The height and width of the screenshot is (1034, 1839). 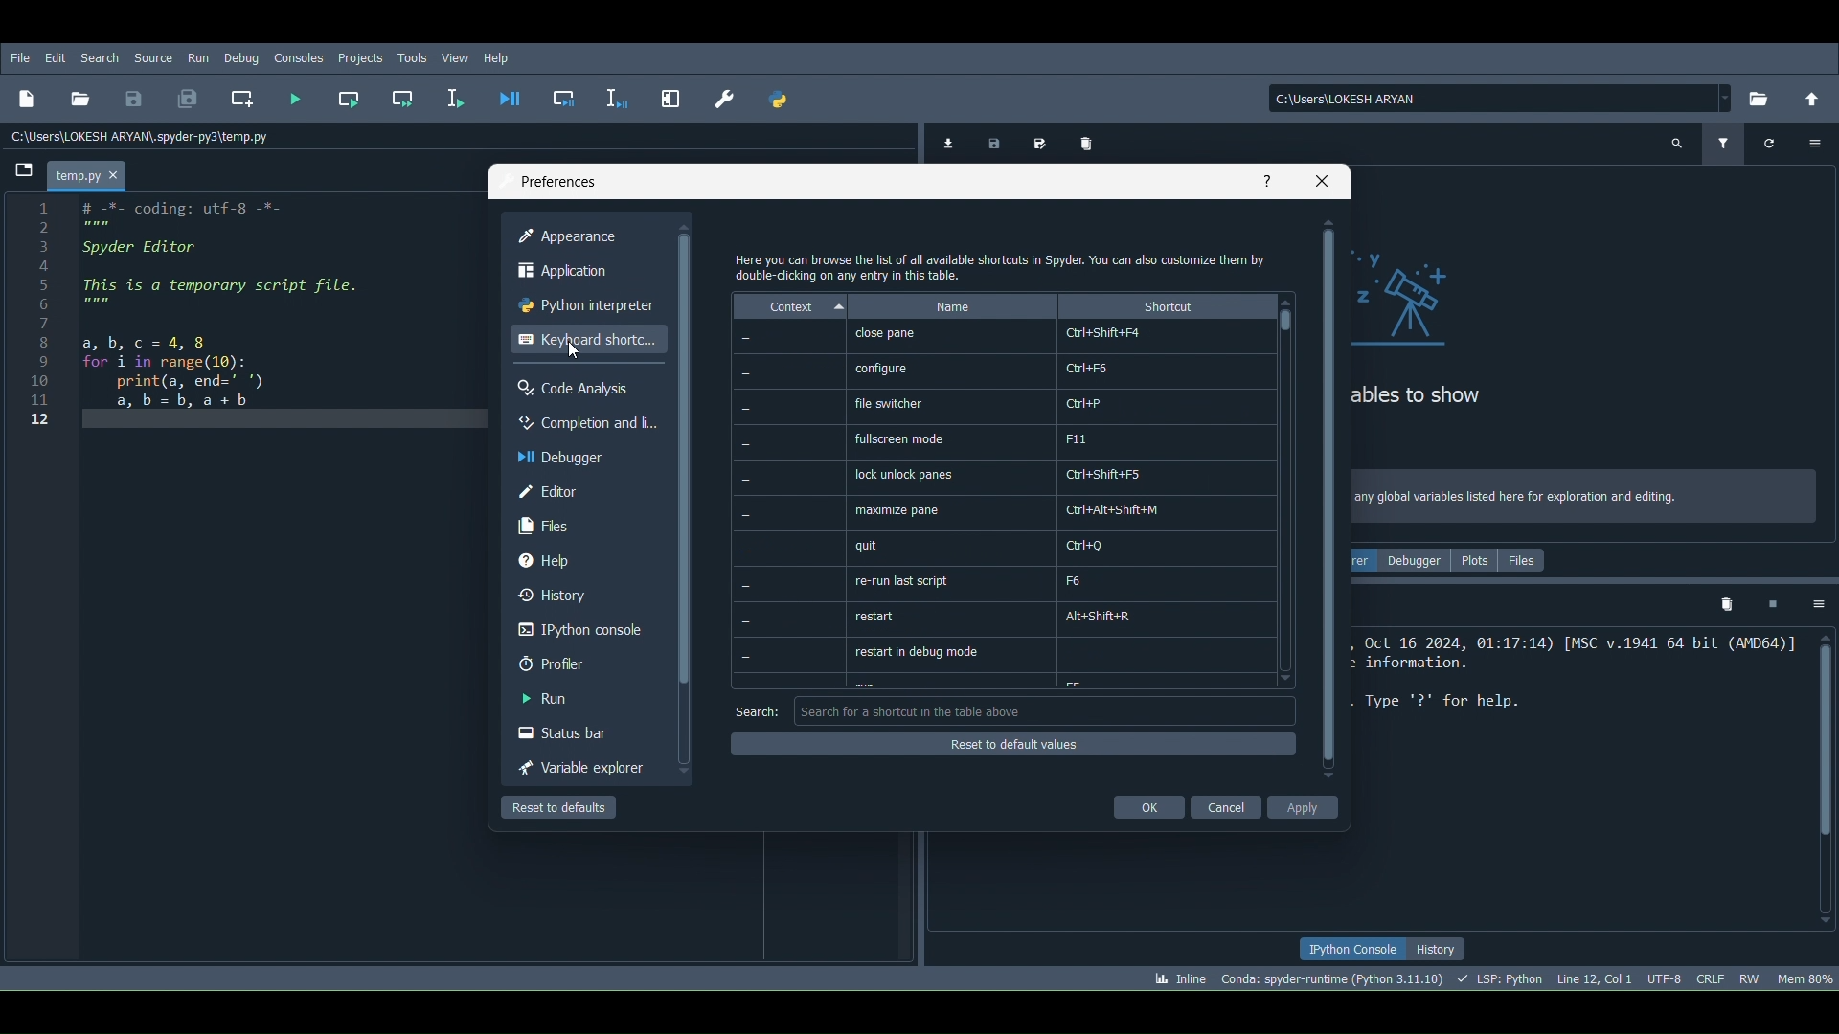 I want to click on Save file (Ctrl + S), so click(x=134, y=99).